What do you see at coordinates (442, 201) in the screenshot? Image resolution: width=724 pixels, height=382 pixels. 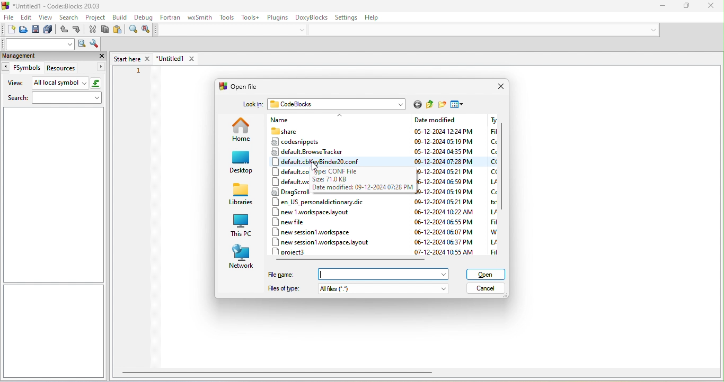 I see `date` at bounding box center [442, 201].